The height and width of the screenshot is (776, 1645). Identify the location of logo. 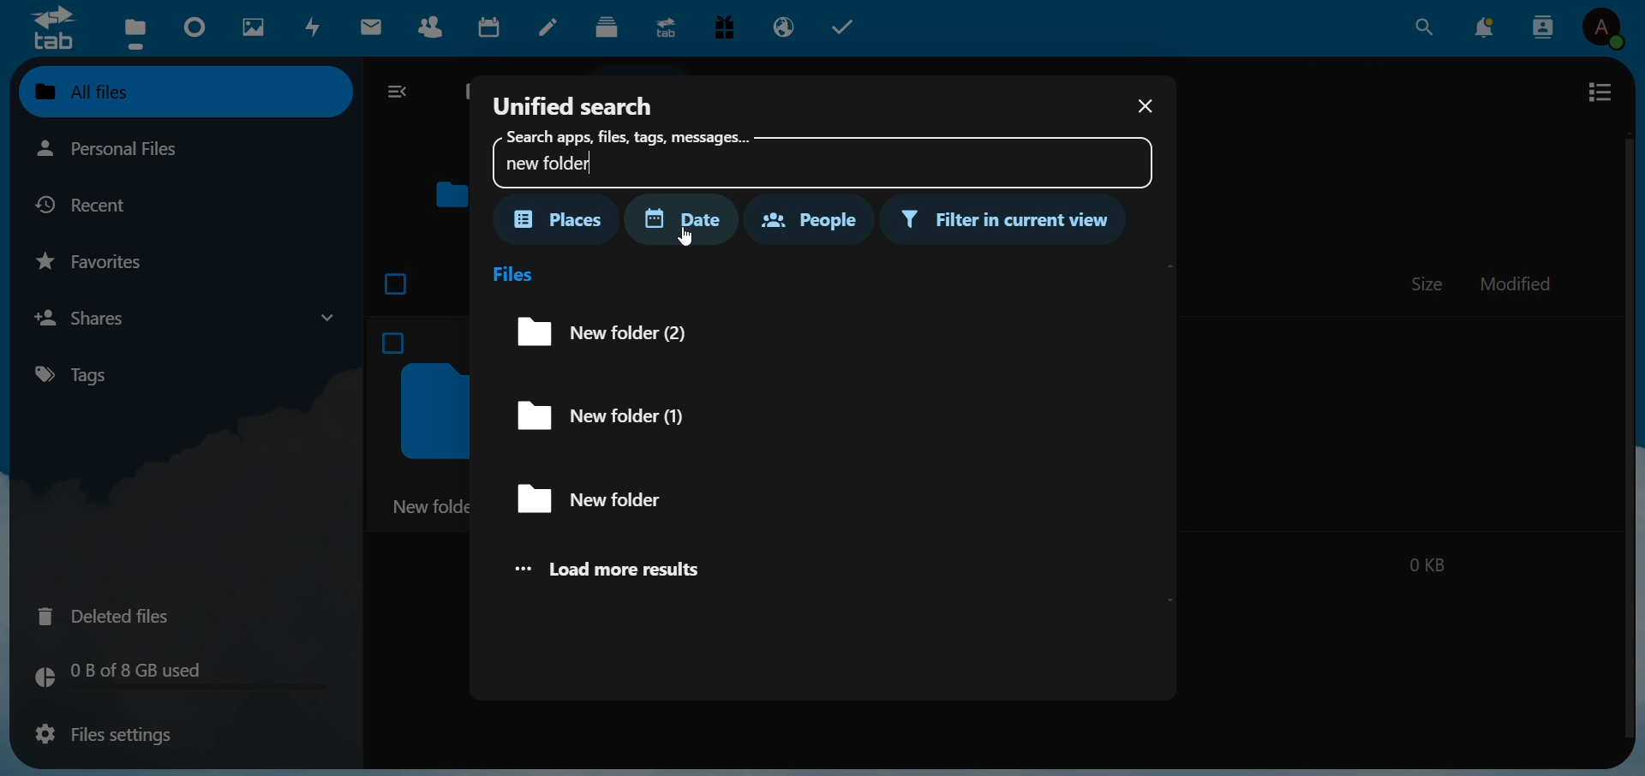
(51, 27).